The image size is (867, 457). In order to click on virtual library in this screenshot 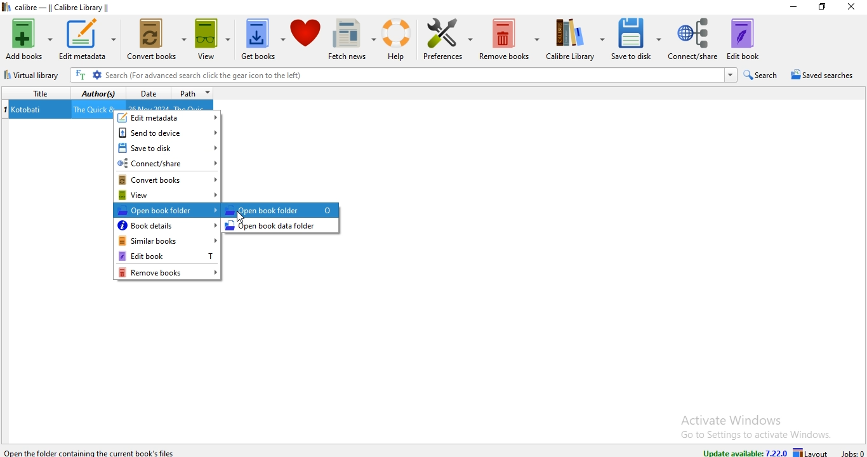, I will do `click(34, 77)`.